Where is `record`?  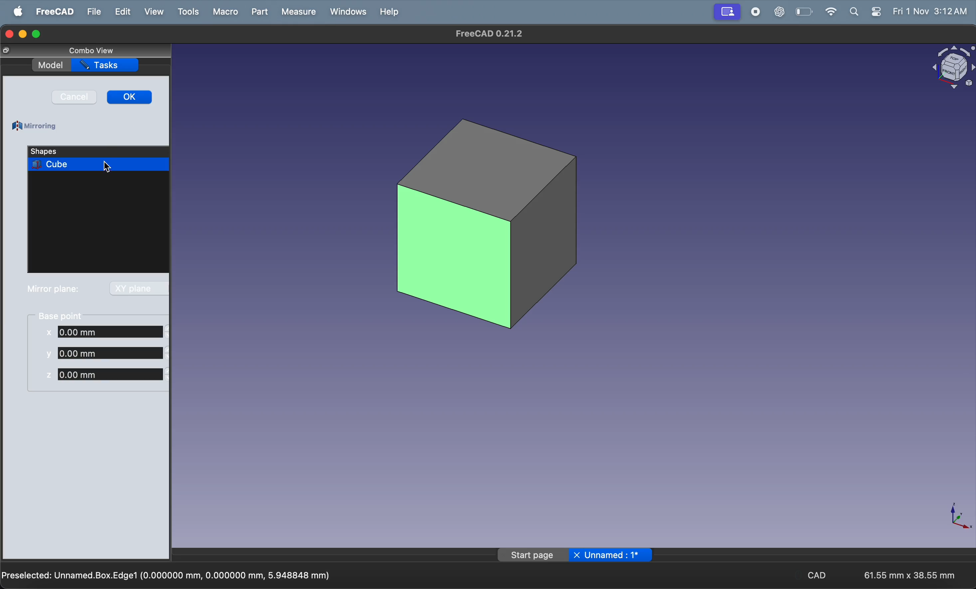 record is located at coordinates (757, 11).